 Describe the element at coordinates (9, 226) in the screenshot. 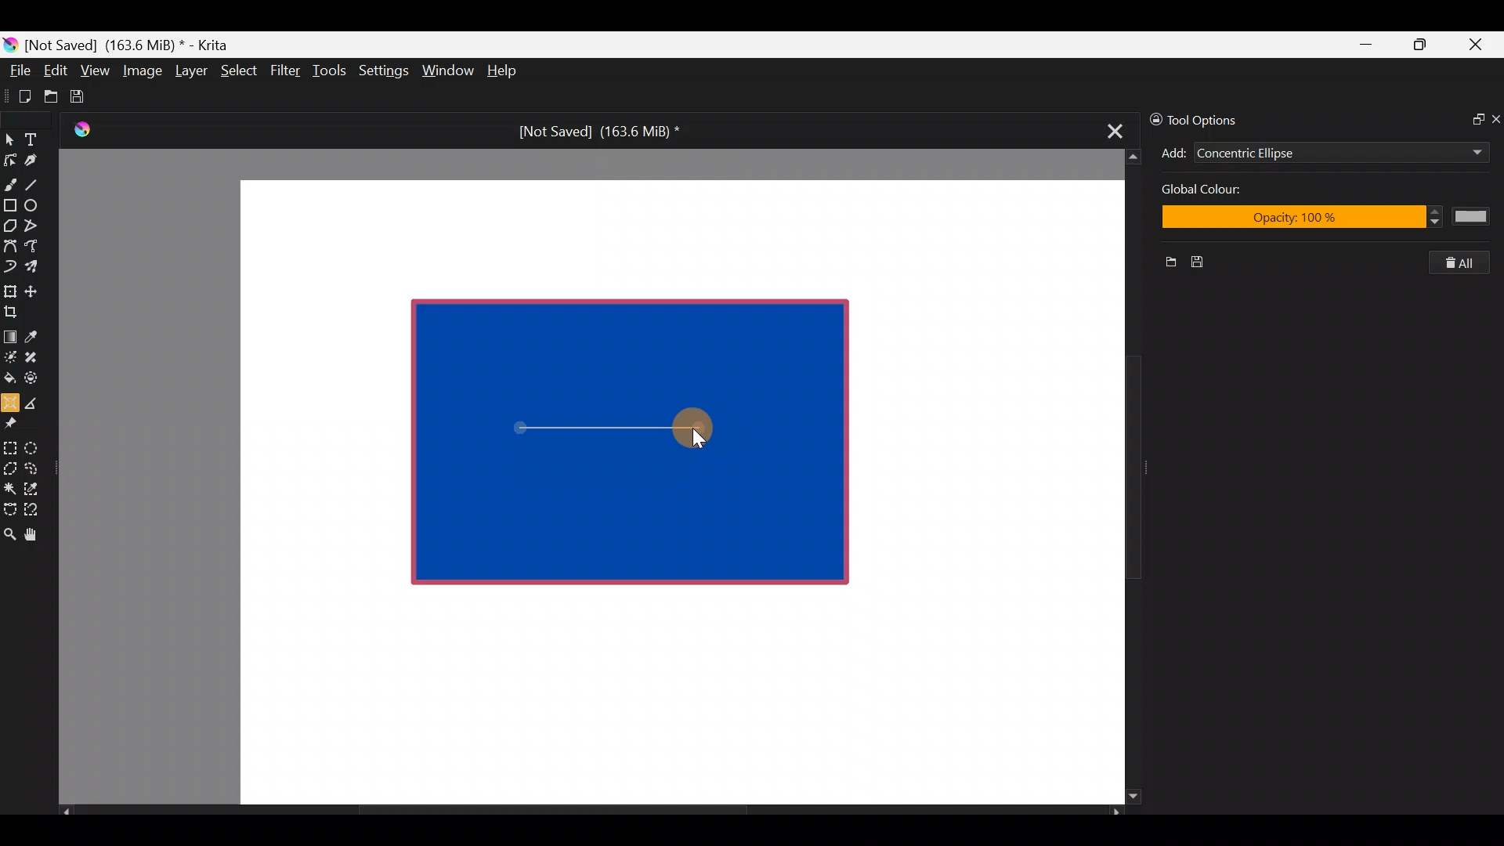

I see `Polygon tool` at that location.